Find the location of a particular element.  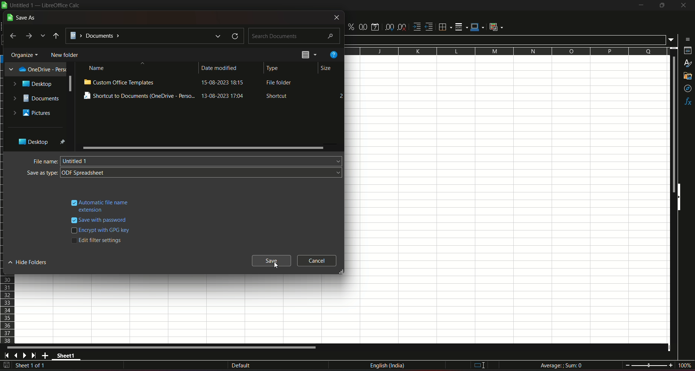

delete decimal point is located at coordinates (403, 27).